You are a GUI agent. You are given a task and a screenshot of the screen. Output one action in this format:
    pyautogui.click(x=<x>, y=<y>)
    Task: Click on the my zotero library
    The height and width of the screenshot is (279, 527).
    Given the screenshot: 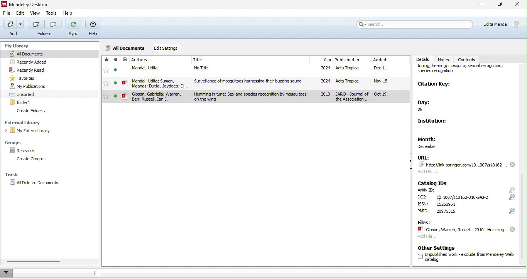 What is the action you would take?
    pyautogui.click(x=29, y=131)
    